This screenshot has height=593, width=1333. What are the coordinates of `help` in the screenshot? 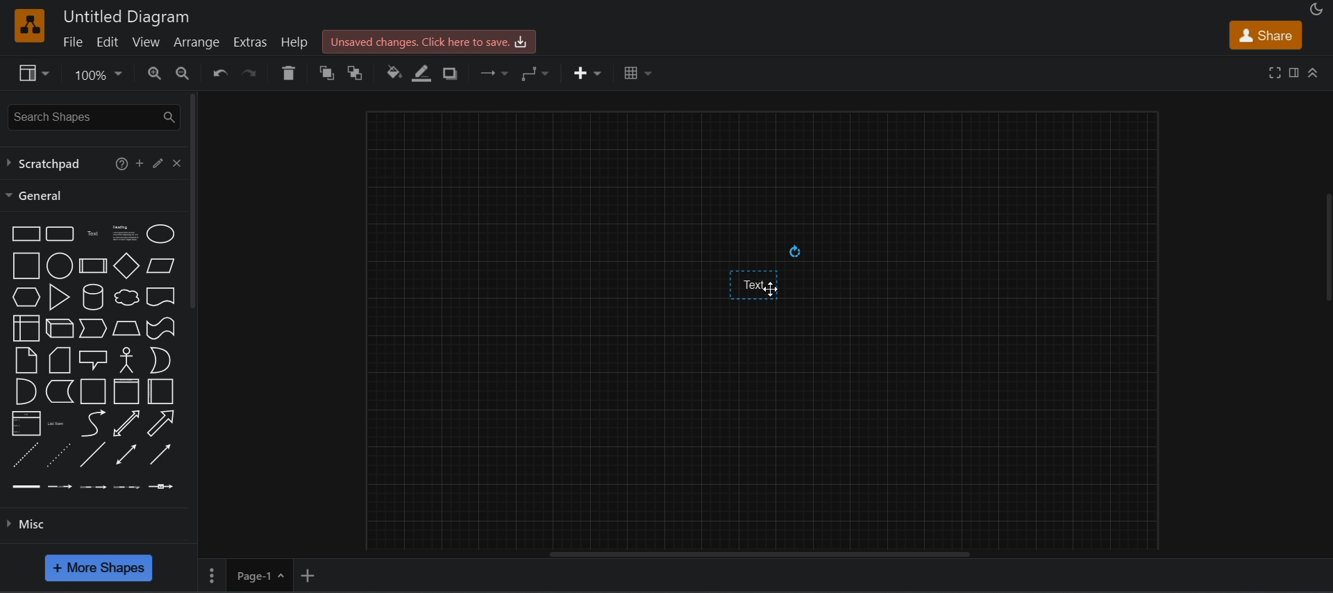 It's located at (121, 164).